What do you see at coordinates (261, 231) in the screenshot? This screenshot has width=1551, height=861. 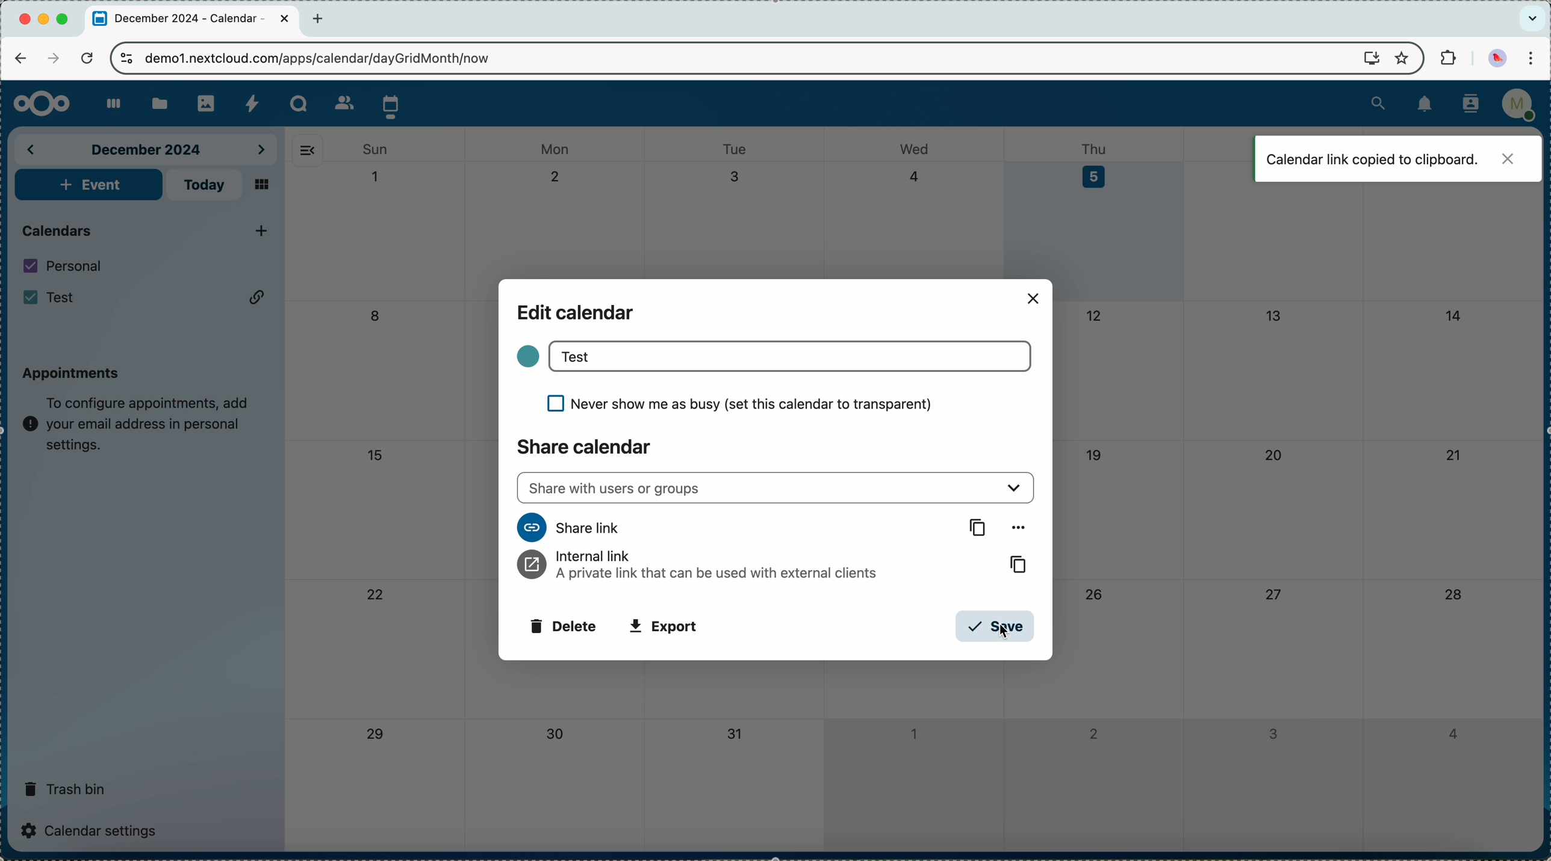 I see `click on add new calendar` at bounding box center [261, 231].